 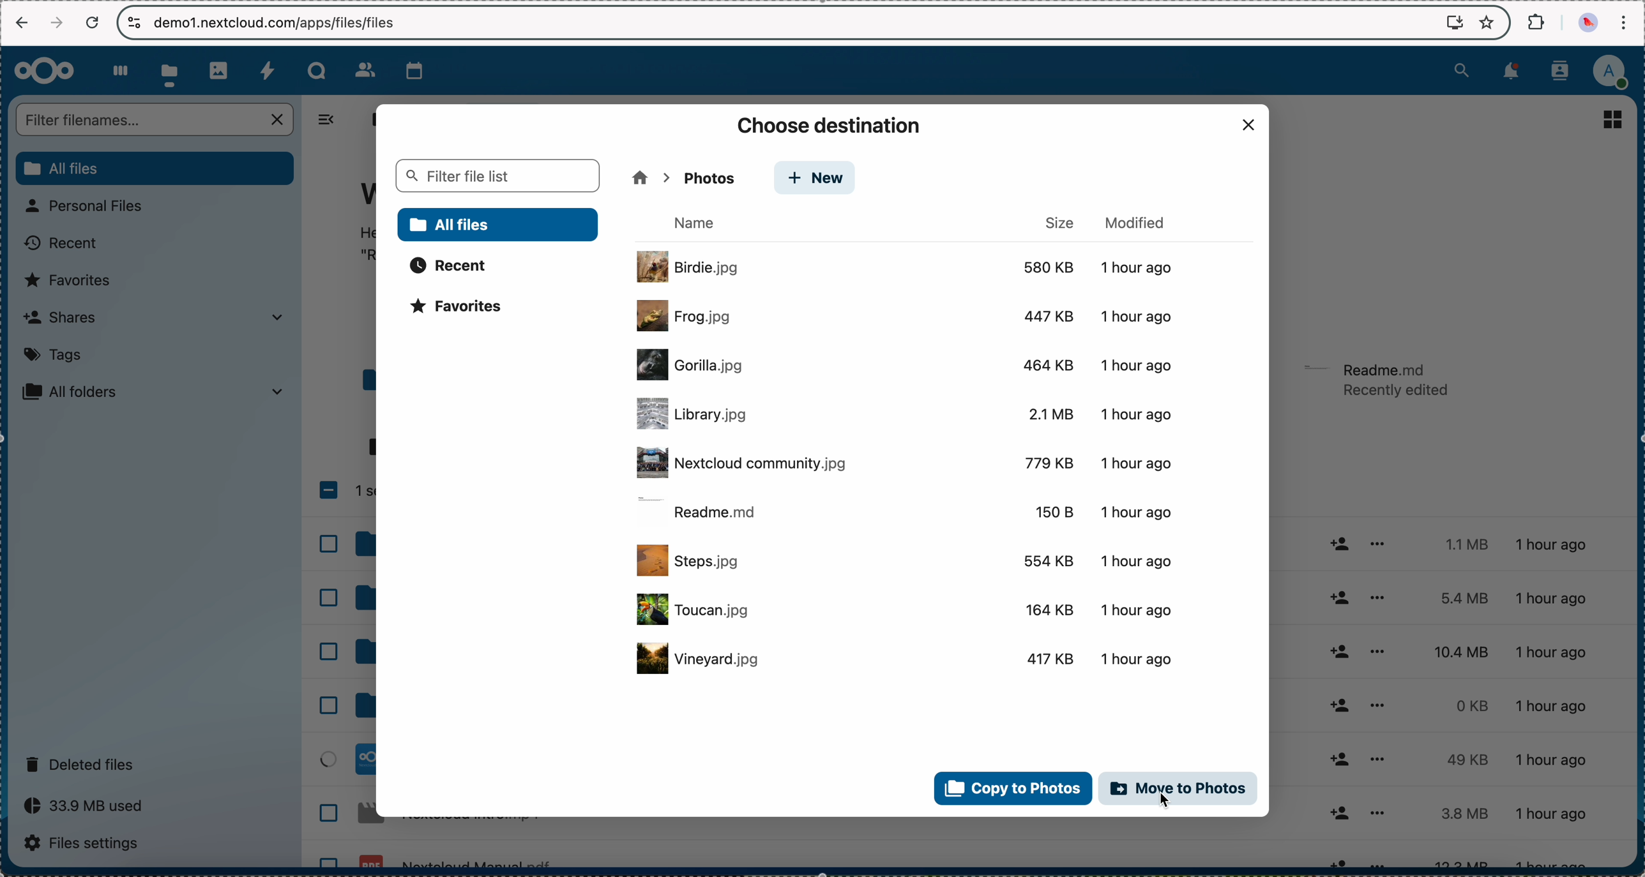 I want to click on navigate foward, so click(x=54, y=24).